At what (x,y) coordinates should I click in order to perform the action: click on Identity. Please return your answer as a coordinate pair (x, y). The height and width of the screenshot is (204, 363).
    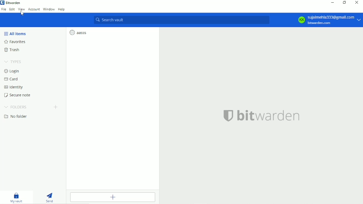
    Looking at the image, I should click on (15, 87).